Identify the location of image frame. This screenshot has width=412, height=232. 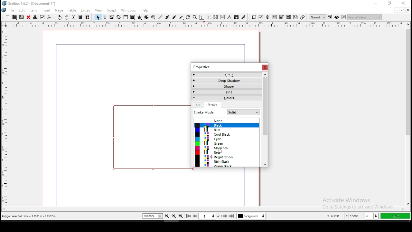
(112, 17).